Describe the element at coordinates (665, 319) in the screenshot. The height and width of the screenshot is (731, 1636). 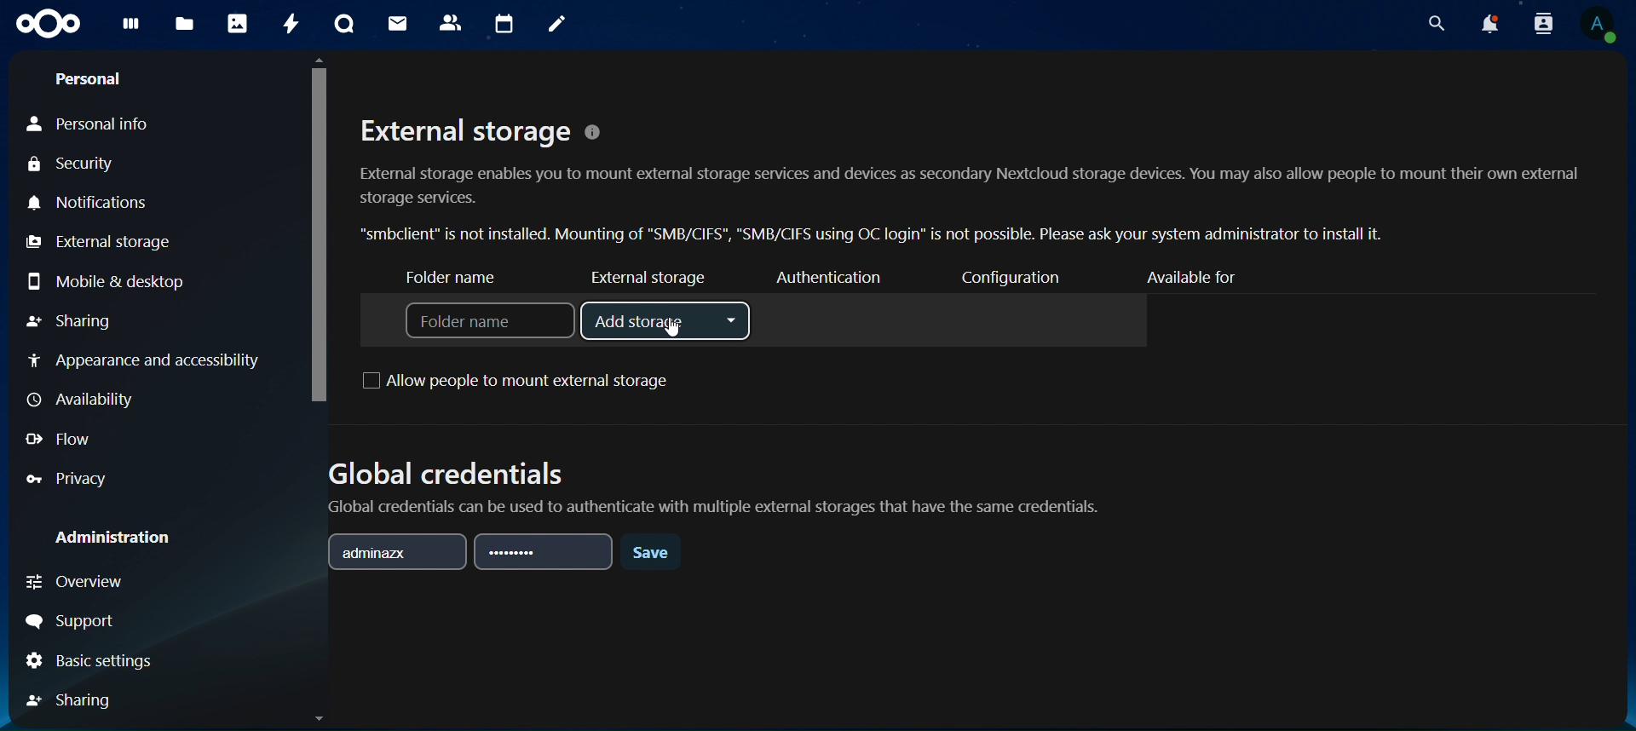
I see `add storage` at that location.